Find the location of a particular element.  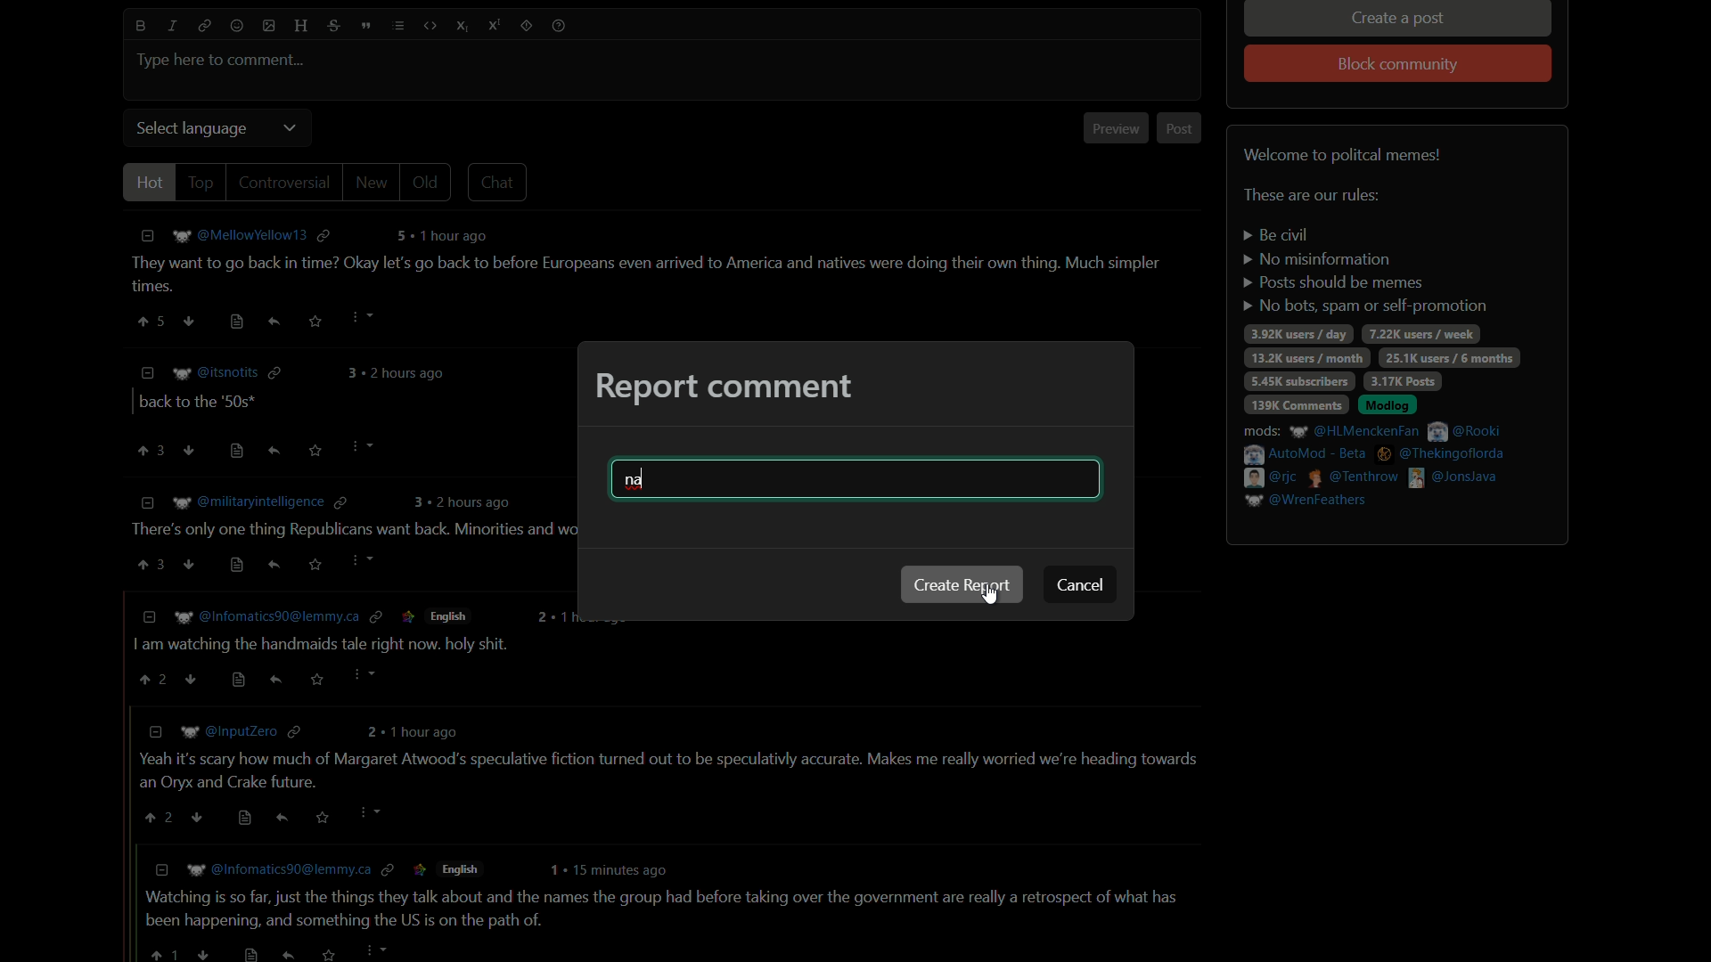

view source is located at coordinates (234, 451).